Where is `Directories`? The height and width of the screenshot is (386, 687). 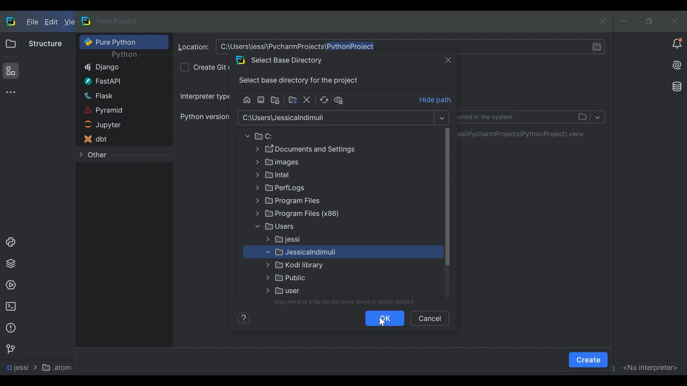 Directories is located at coordinates (525, 134).